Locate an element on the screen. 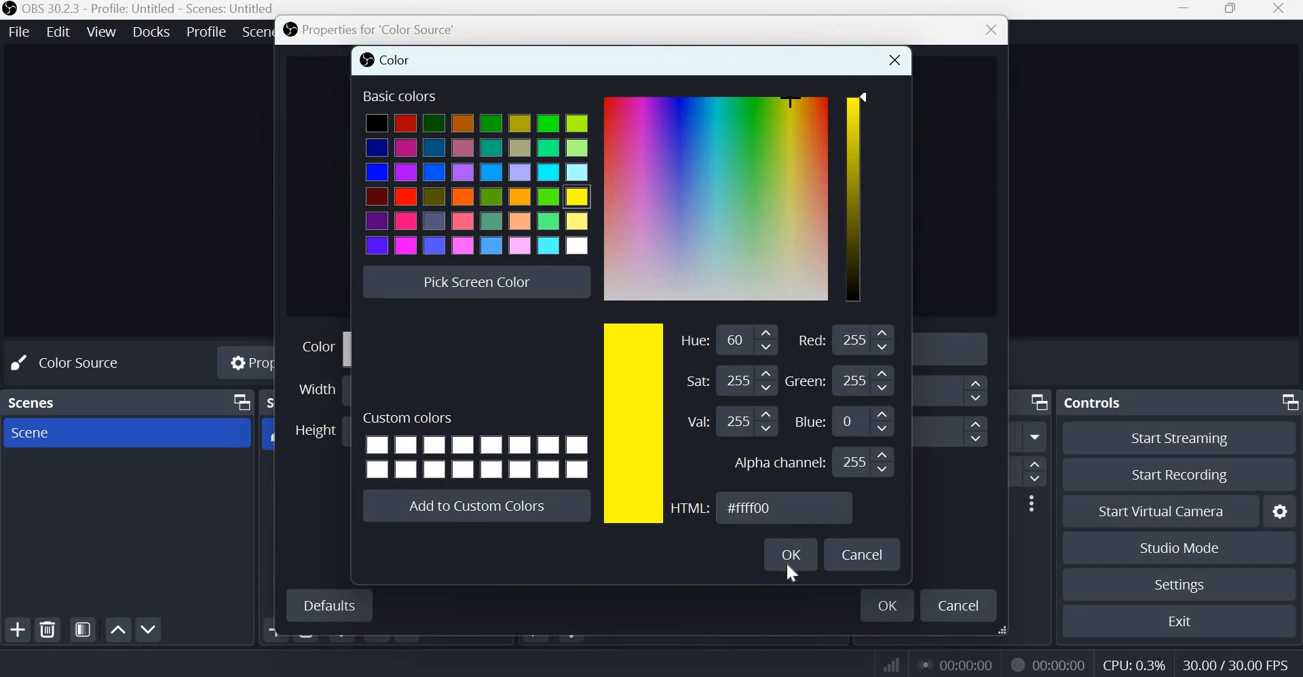  Input is located at coordinates (864, 340).